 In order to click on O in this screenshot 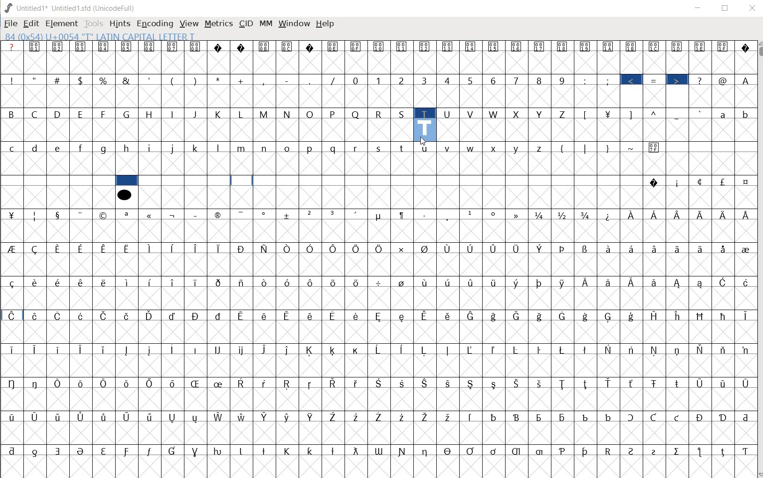, I will do `click(311, 115)`.